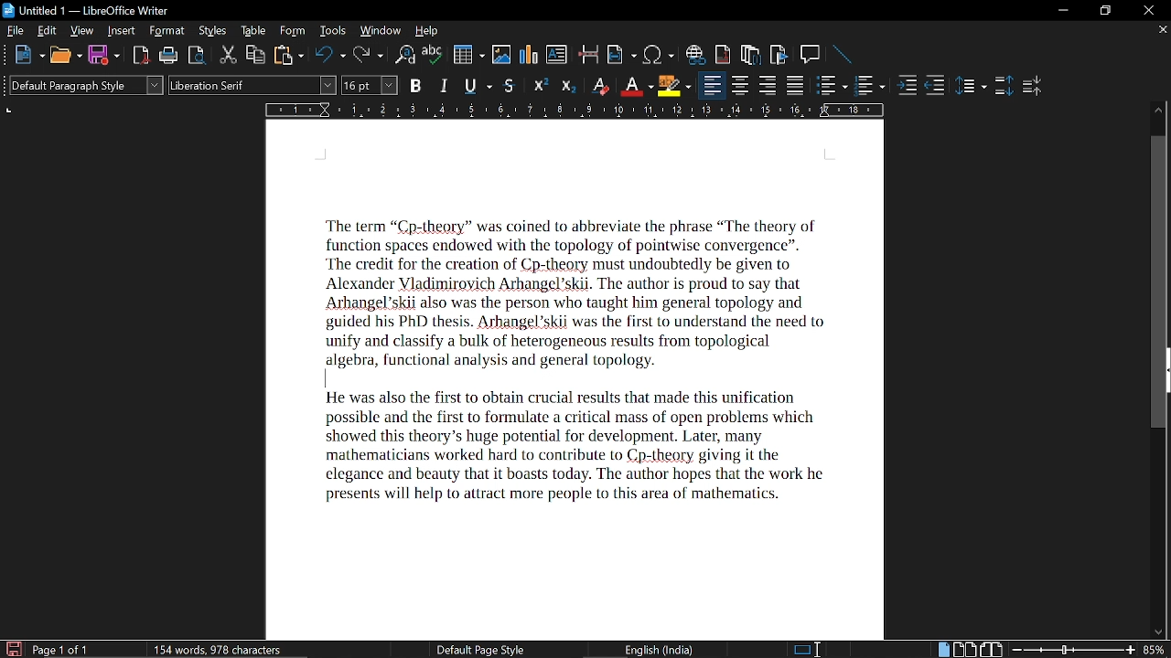  I want to click on Save, so click(104, 56).